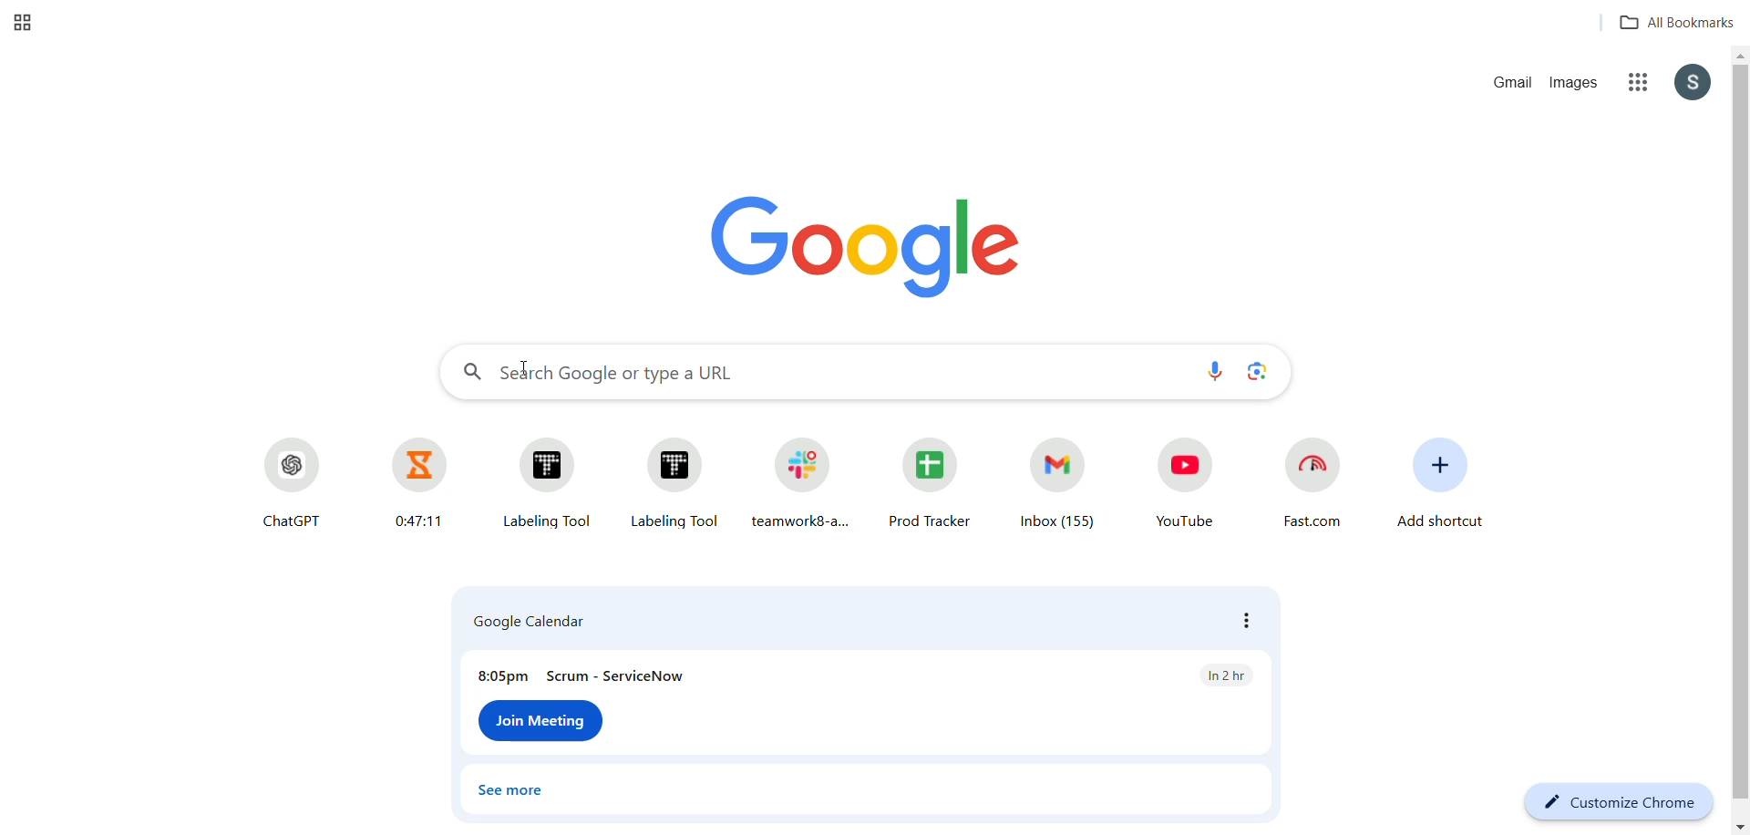 Image resolution: width=1750 pixels, height=835 pixels. I want to click on Labeling Tool, so click(676, 482).